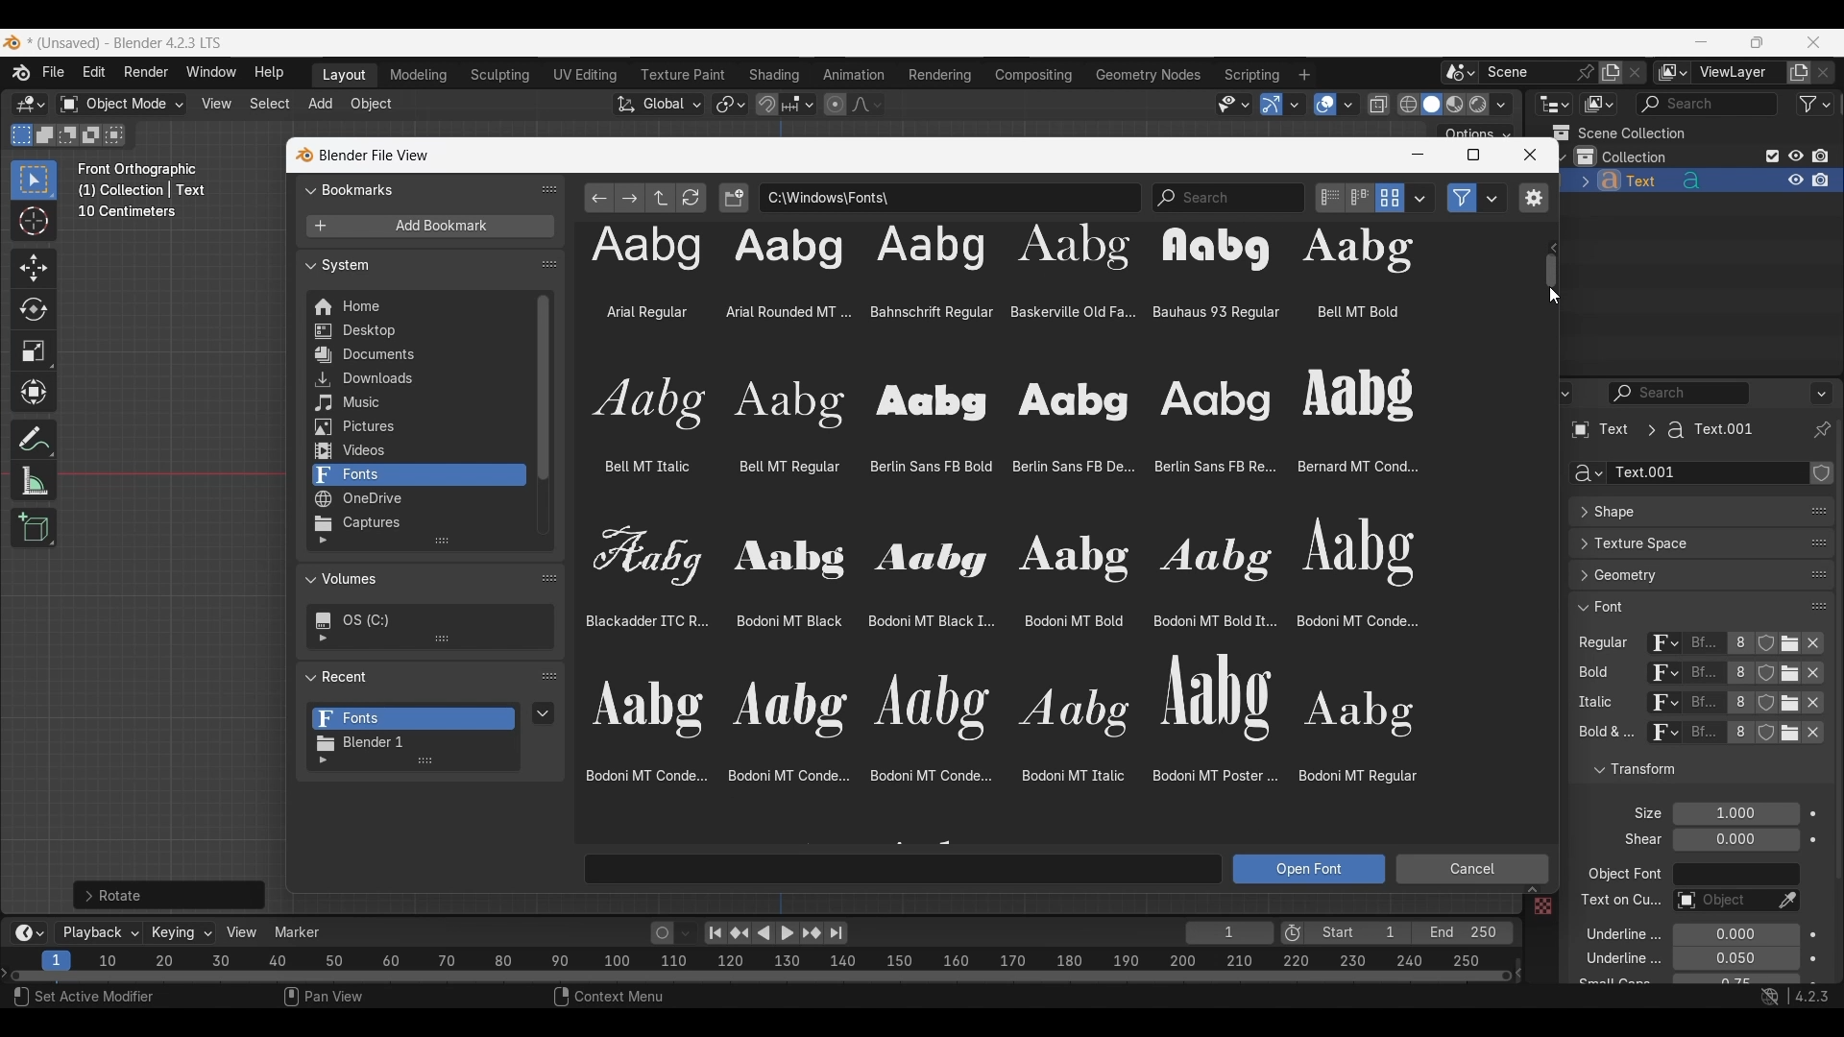 The image size is (1844, 1037). What do you see at coordinates (180, 931) in the screenshot?
I see `Keying` at bounding box center [180, 931].